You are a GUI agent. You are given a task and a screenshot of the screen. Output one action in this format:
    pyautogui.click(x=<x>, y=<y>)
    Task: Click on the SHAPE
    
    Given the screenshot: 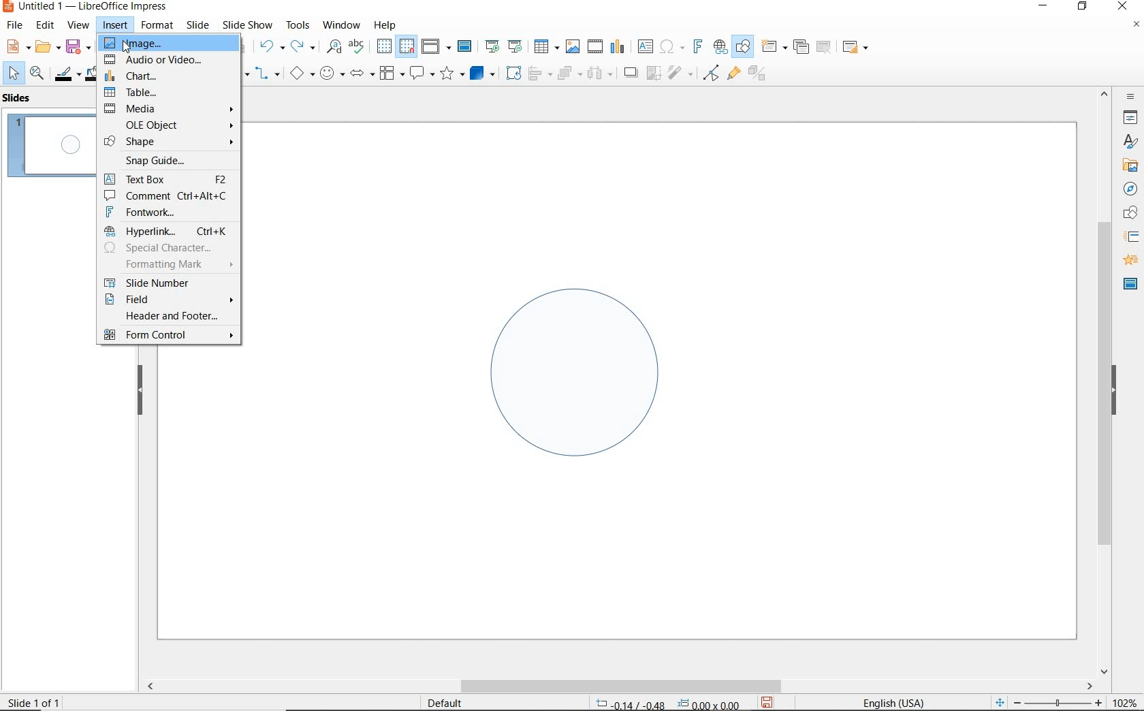 What is the action you would take?
    pyautogui.click(x=170, y=141)
    